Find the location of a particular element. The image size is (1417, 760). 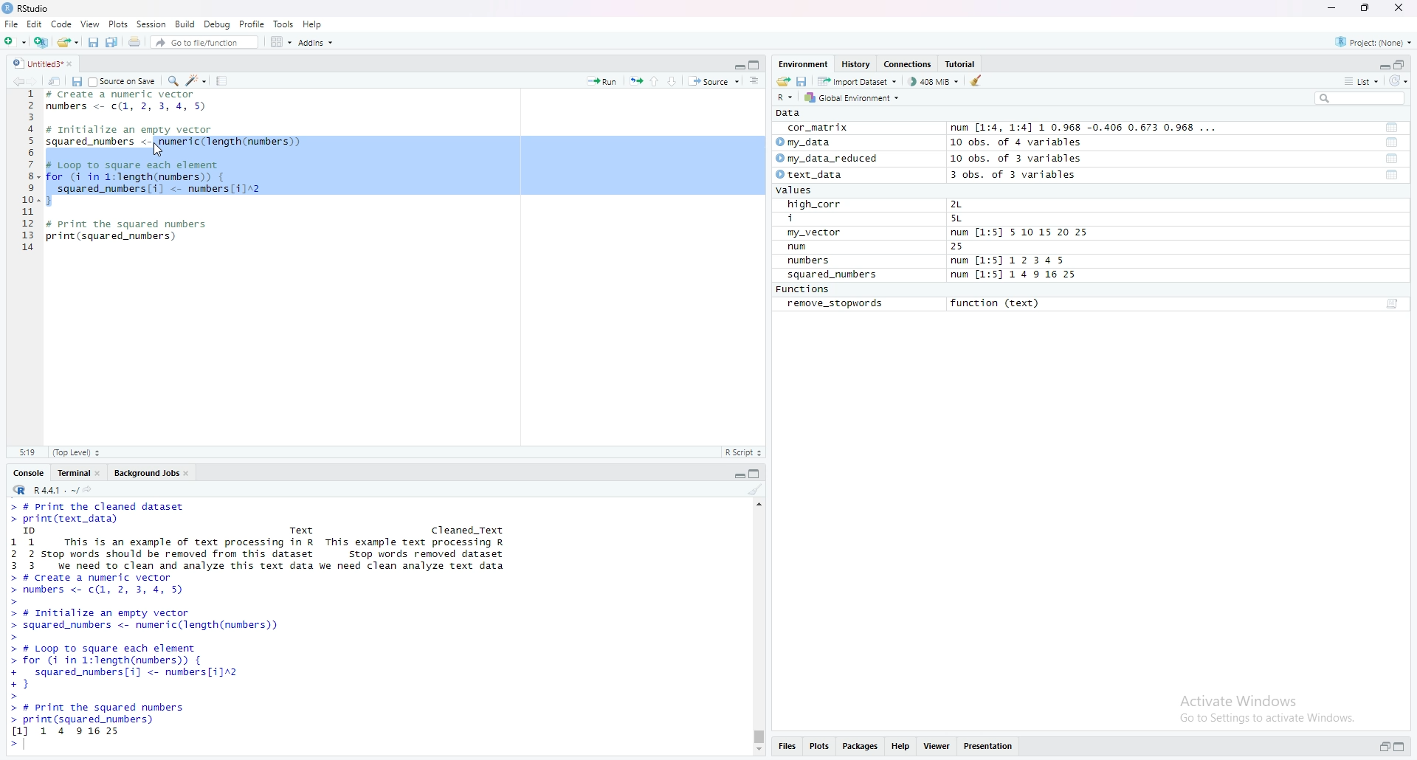

Go to file/function is located at coordinates (203, 41).